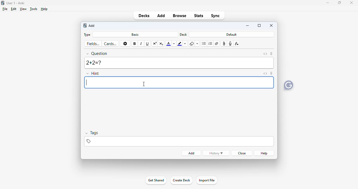  What do you see at coordinates (125, 44) in the screenshot?
I see `options` at bounding box center [125, 44].